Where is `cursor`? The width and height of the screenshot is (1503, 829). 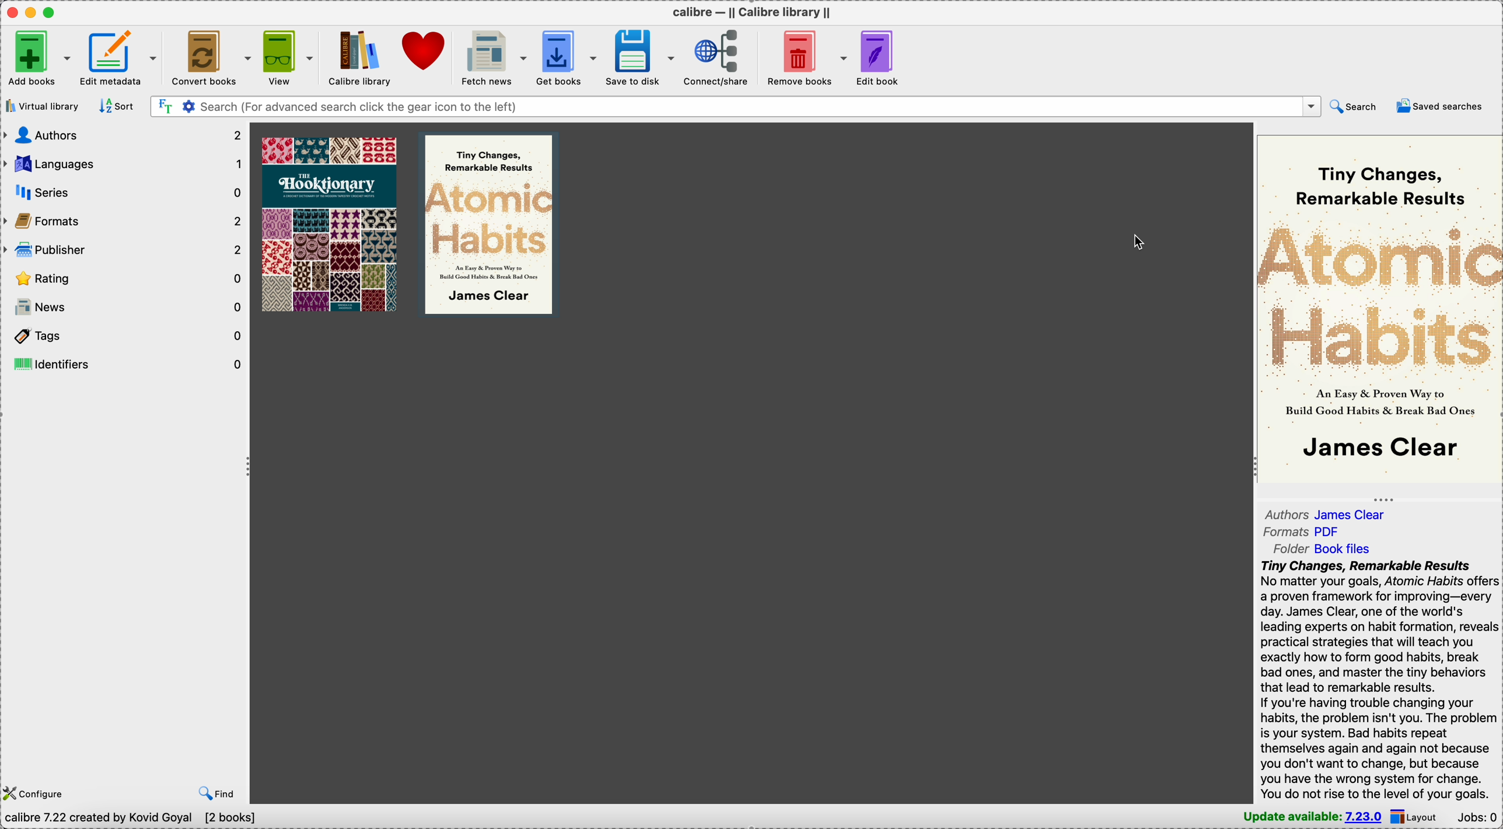
cursor is located at coordinates (1140, 241).